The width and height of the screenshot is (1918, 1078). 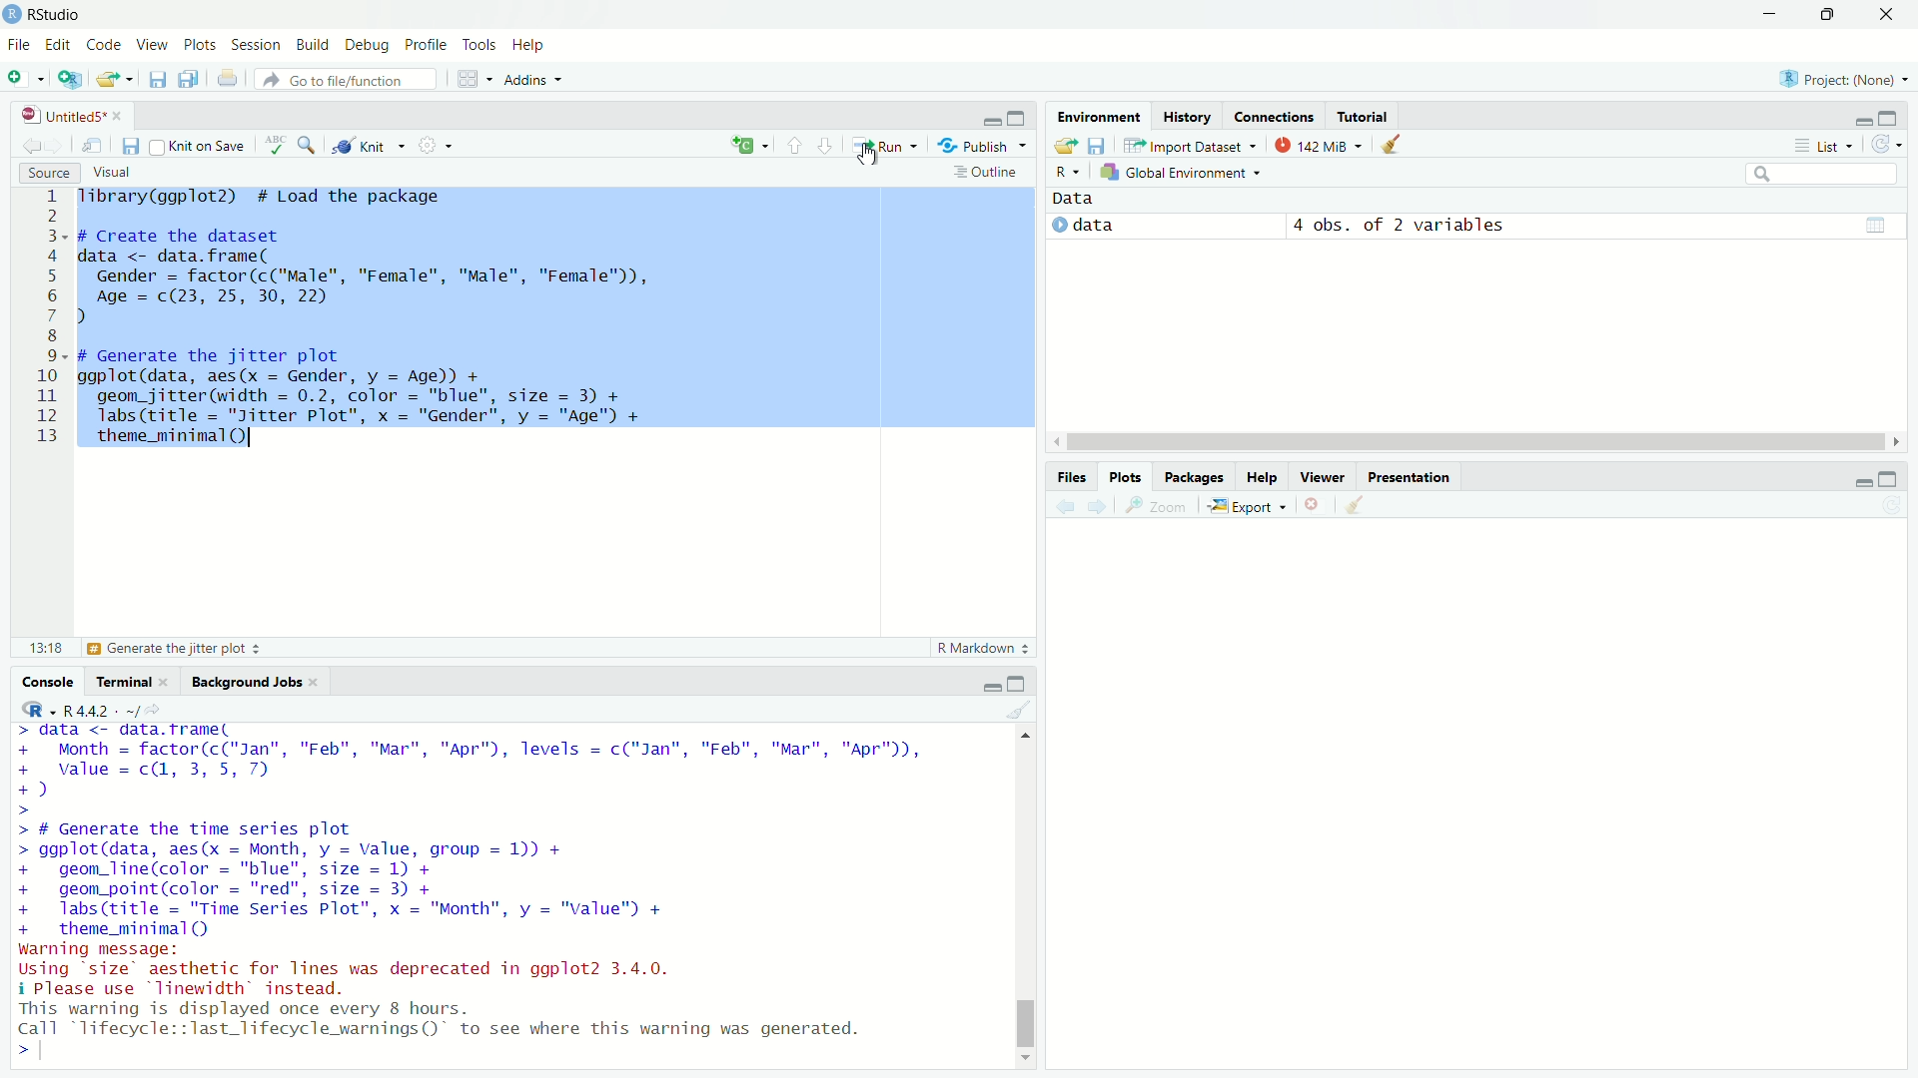 I want to click on library to load the package, so click(x=273, y=197).